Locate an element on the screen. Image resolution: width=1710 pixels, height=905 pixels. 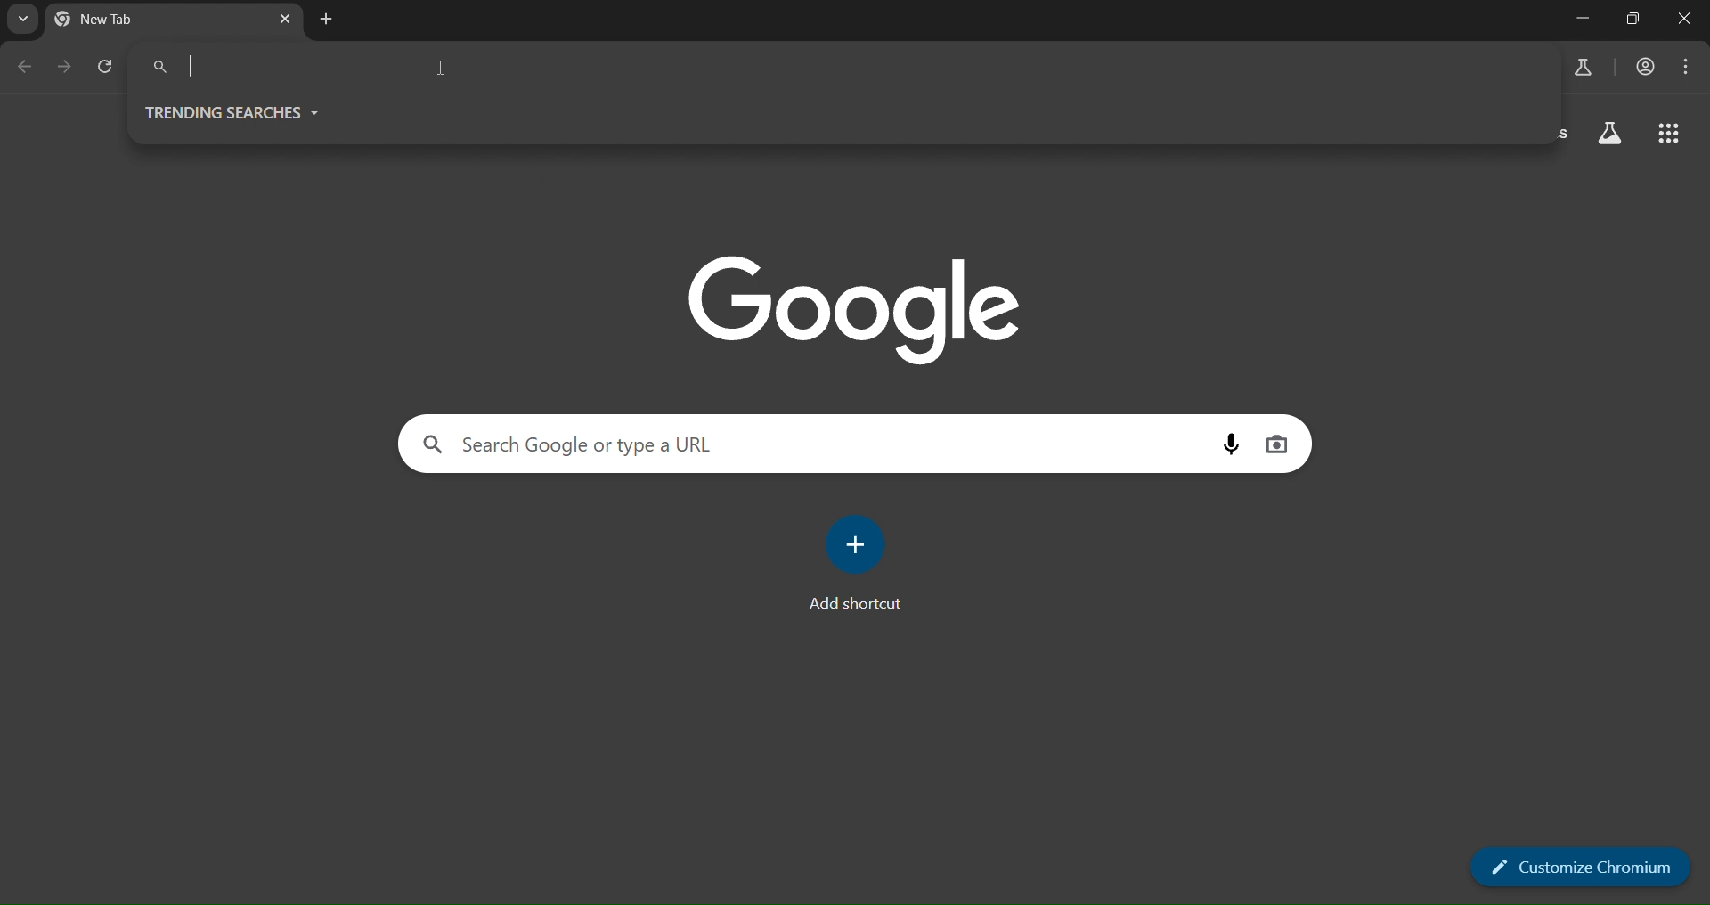
customize chromium is located at coordinates (1583, 866).